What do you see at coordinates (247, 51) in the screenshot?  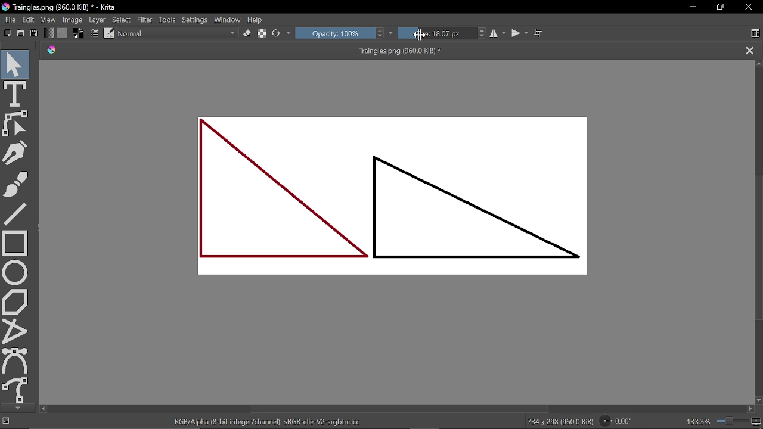 I see `Traingles.png (960.0 KiB) *` at bounding box center [247, 51].